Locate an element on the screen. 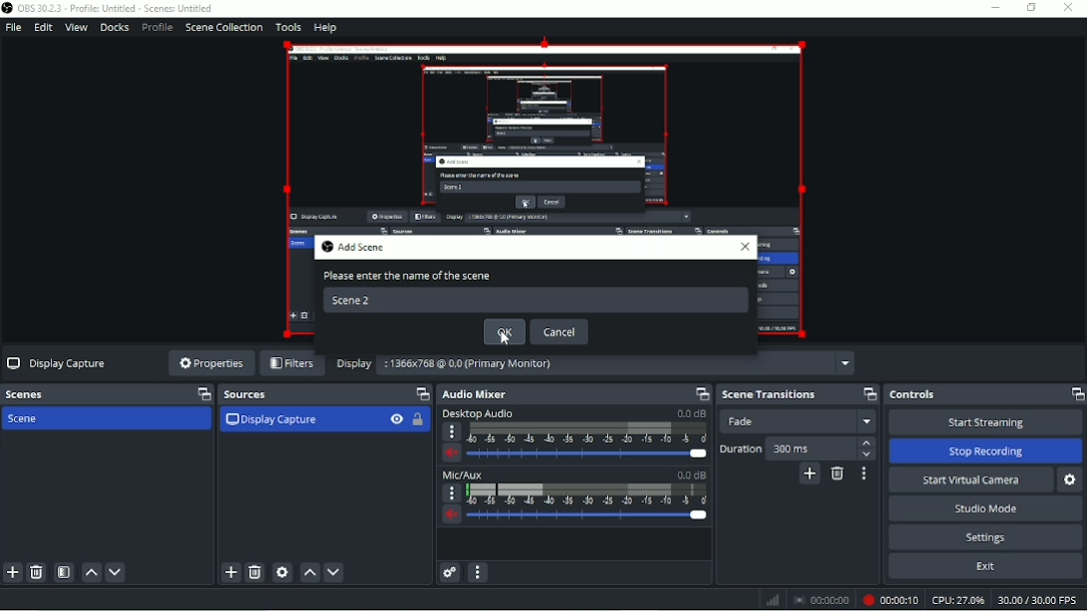 The height and width of the screenshot is (611, 1087). Remove configurable transition is located at coordinates (837, 476).